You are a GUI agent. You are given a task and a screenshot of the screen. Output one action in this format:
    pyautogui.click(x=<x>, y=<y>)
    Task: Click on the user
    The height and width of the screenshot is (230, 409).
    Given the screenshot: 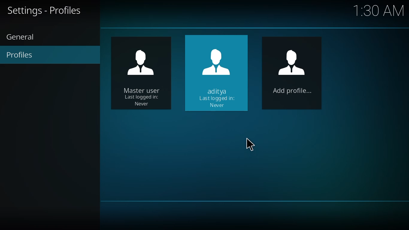 What is the action you would take?
    pyautogui.click(x=142, y=78)
    